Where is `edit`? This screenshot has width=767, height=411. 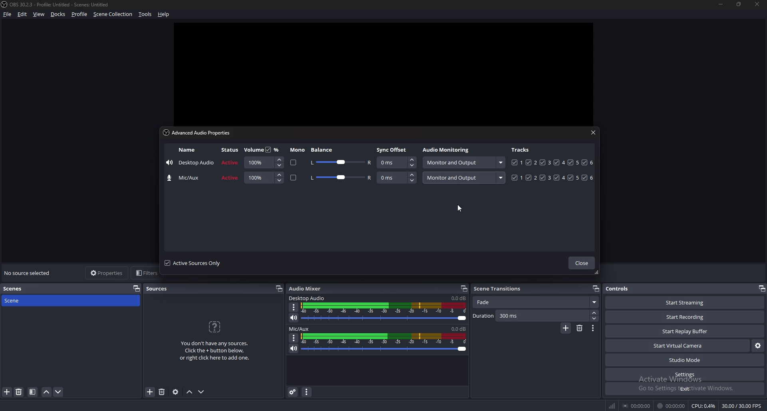 edit is located at coordinates (23, 14).